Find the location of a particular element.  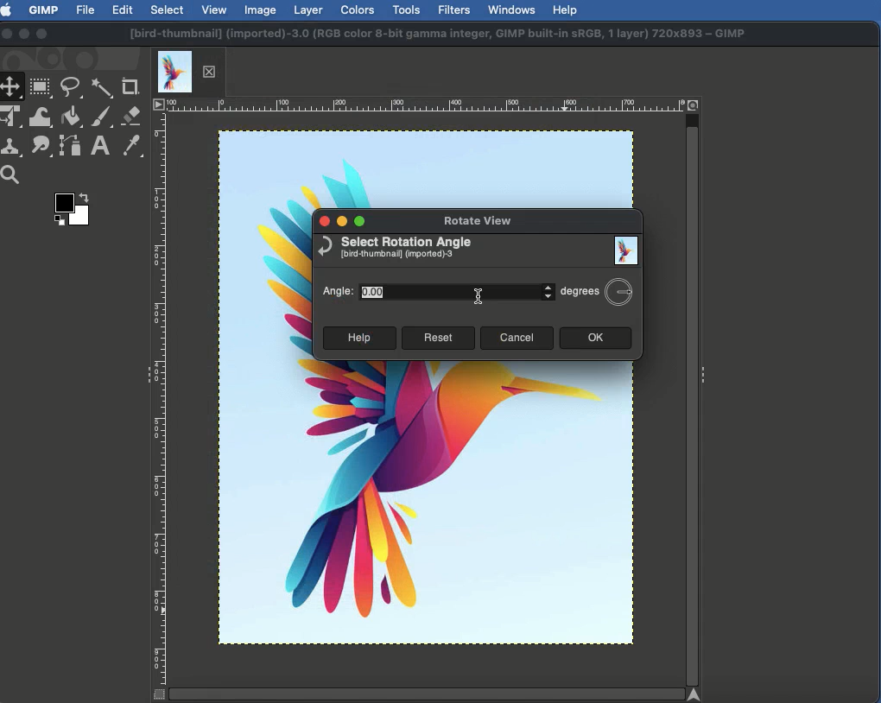

Freeform selector is located at coordinates (73, 90).